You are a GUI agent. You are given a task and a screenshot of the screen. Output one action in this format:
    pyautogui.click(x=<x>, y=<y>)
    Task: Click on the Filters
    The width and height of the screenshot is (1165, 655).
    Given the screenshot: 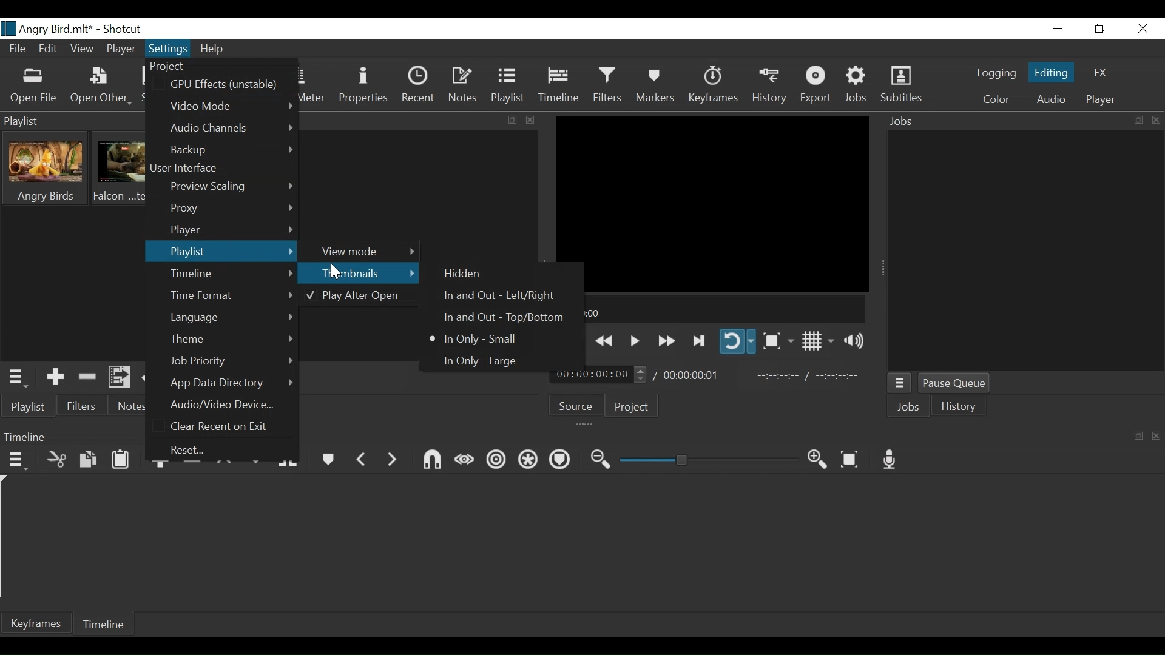 What is the action you would take?
    pyautogui.click(x=83, y=406)
    